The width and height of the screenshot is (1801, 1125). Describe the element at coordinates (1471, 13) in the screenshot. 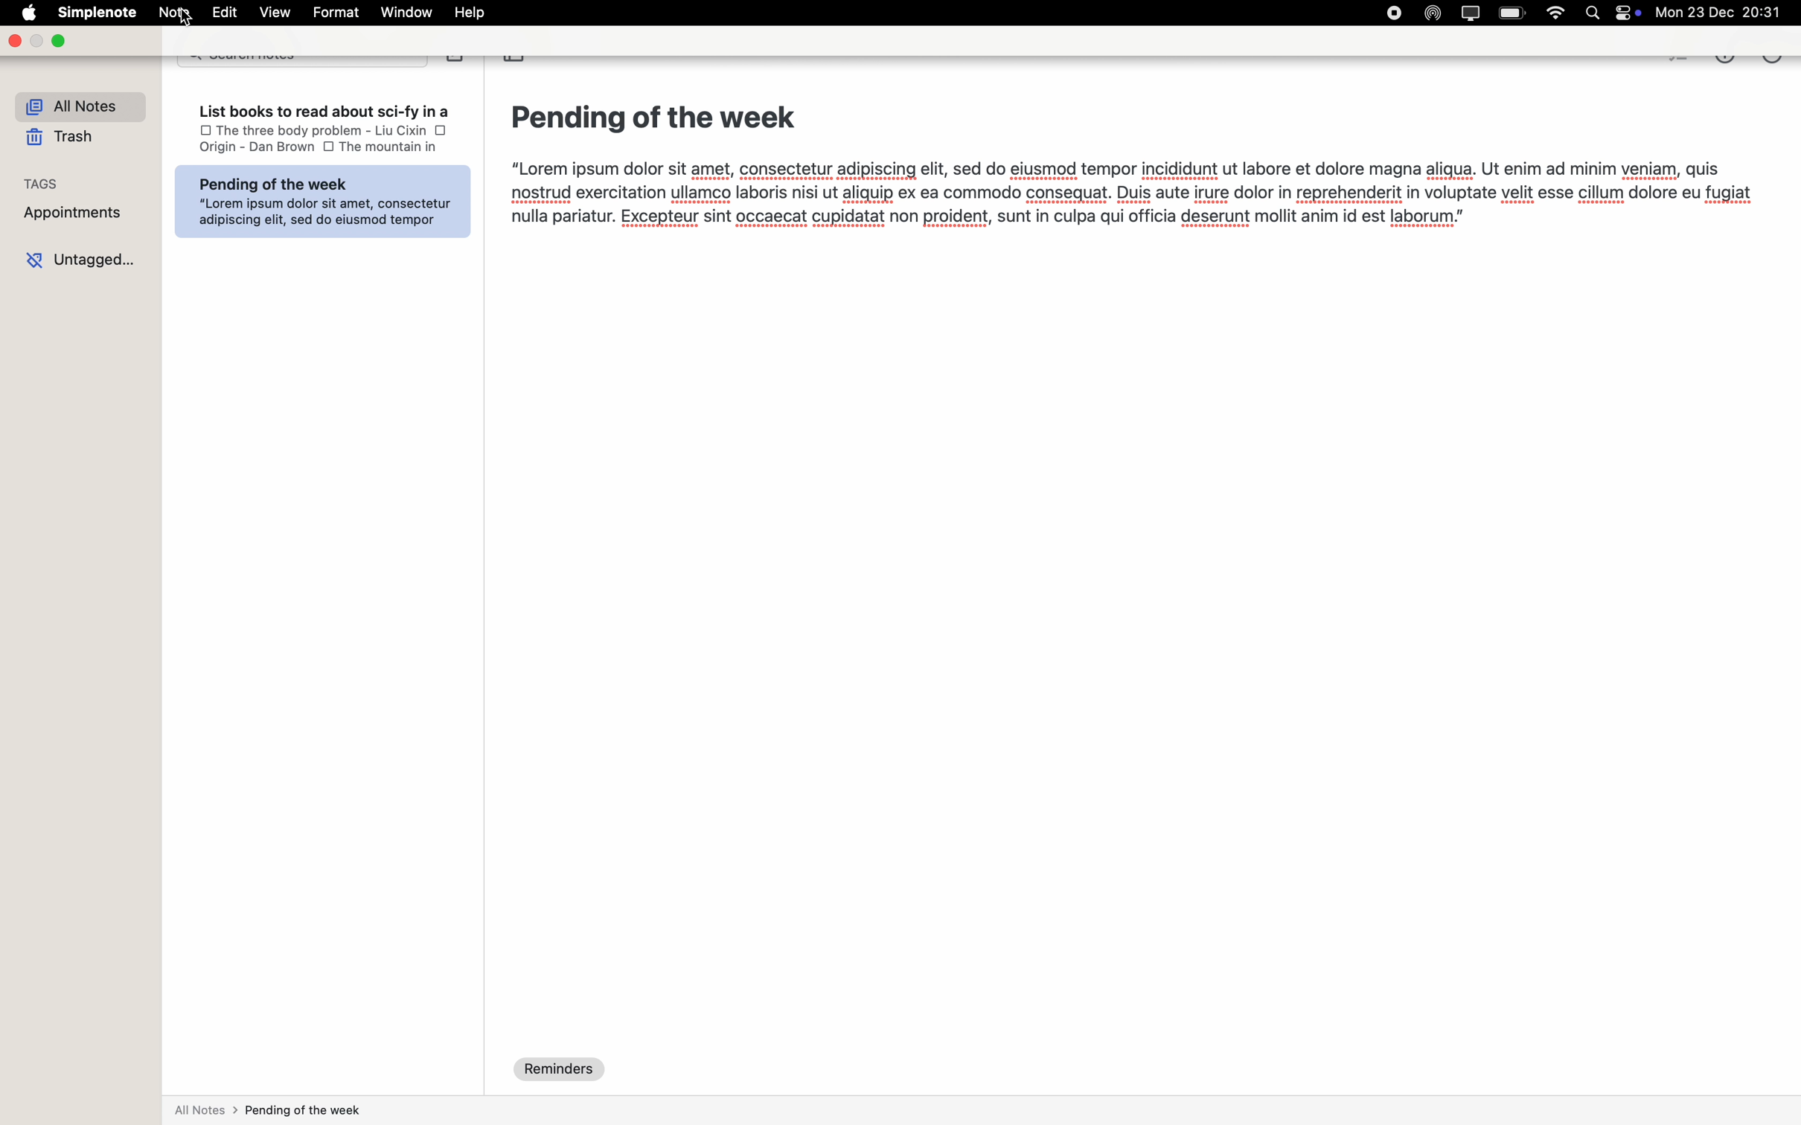

I see `screen` at that location.